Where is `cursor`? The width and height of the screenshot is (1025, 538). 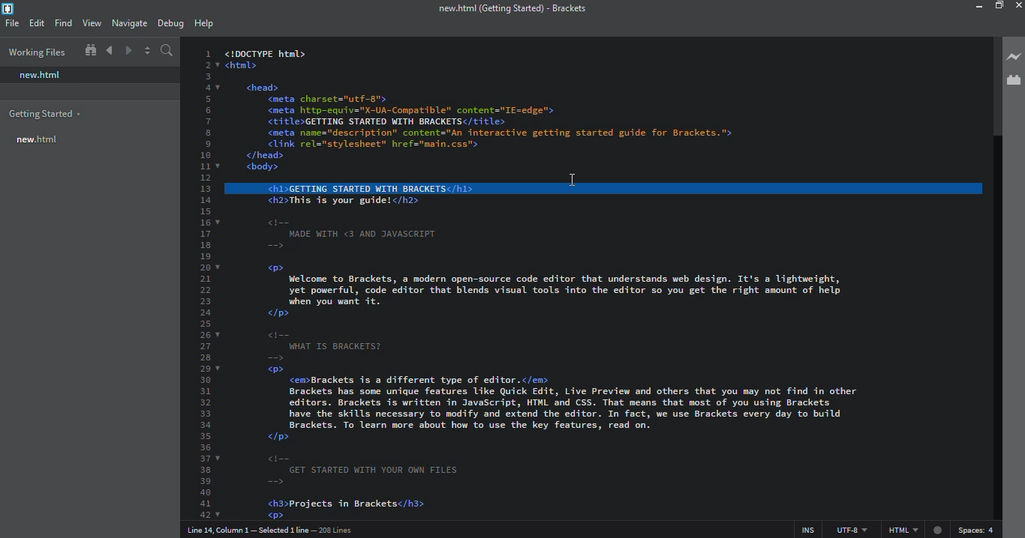
cursor is located at coordinates (571, 179).